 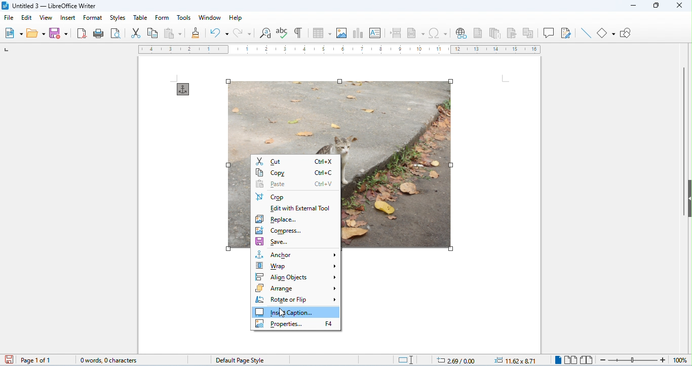 What do you see at coordinates (299, 32) in the screenshot?
I see `toggle formatting marks` at bounding box center [299, 32].